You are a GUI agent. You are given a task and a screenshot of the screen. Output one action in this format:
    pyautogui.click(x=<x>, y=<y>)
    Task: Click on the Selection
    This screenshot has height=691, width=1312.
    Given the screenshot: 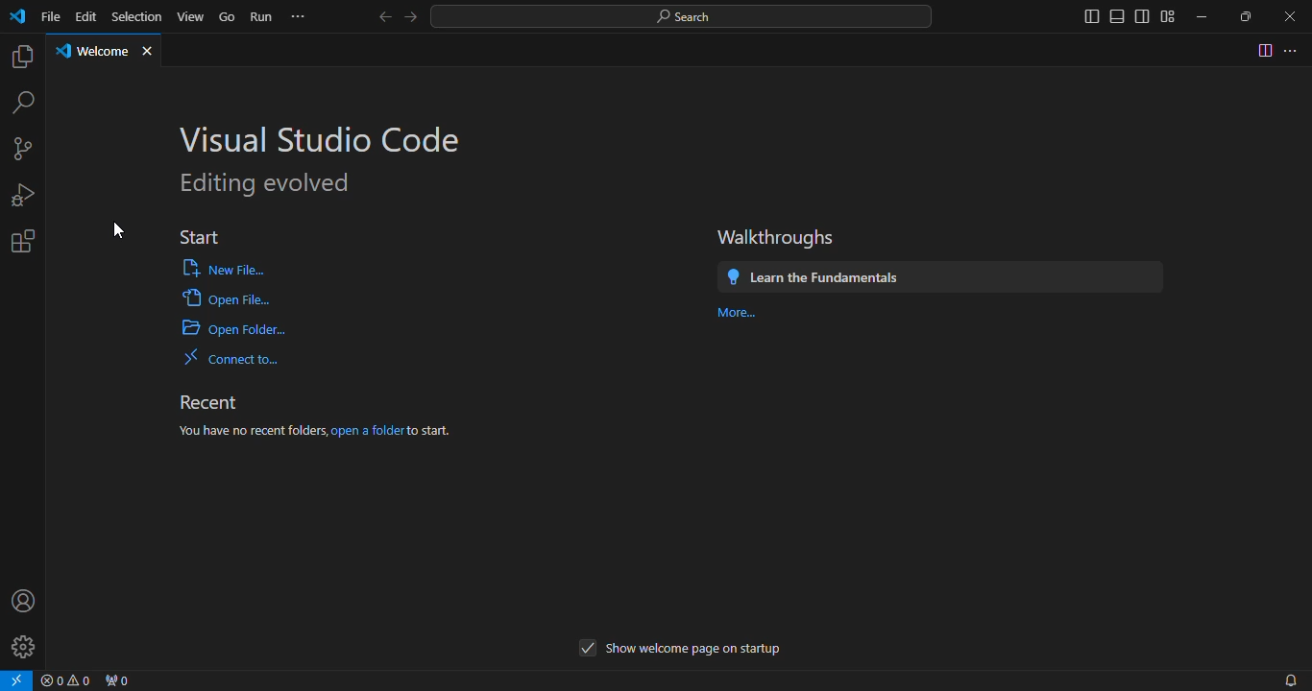 What is the action you would take?
    pyautogui.click(x=138, y=15)
    